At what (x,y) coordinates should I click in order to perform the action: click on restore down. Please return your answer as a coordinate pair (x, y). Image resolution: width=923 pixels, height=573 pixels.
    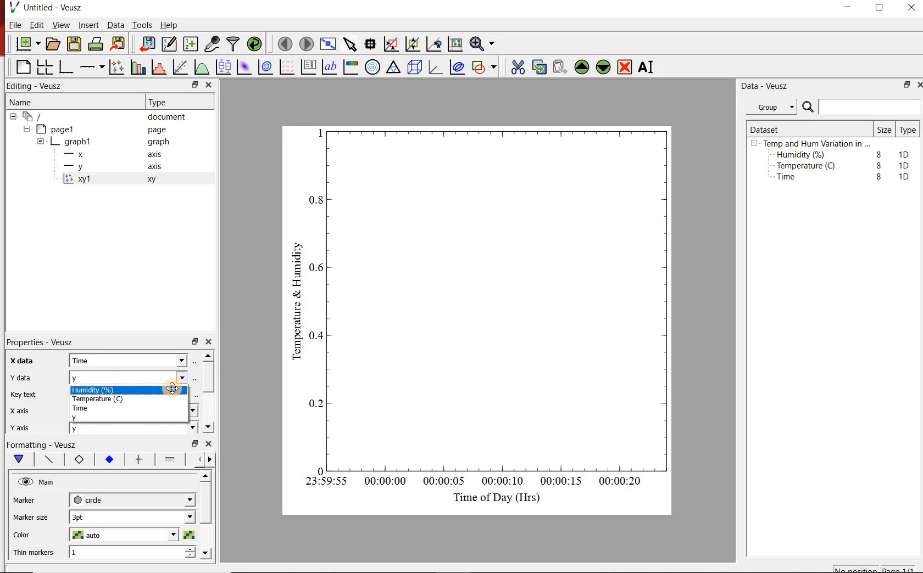
    Looking at the image, I should click on (904, 86).